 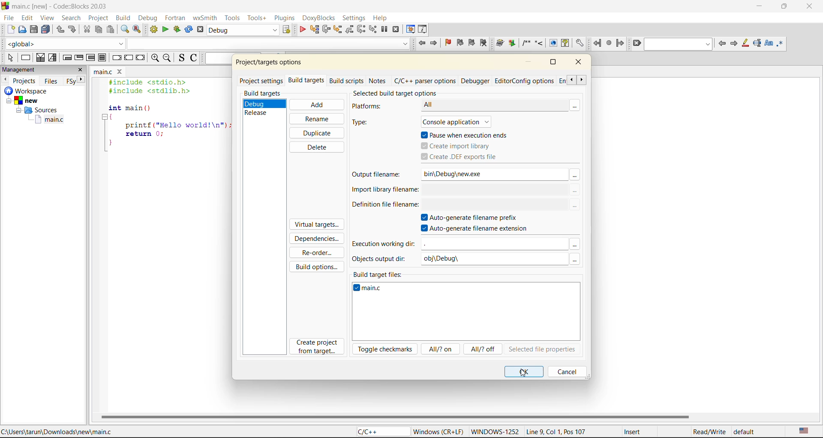 I want to click on save everything, so click(x=46, y=30).